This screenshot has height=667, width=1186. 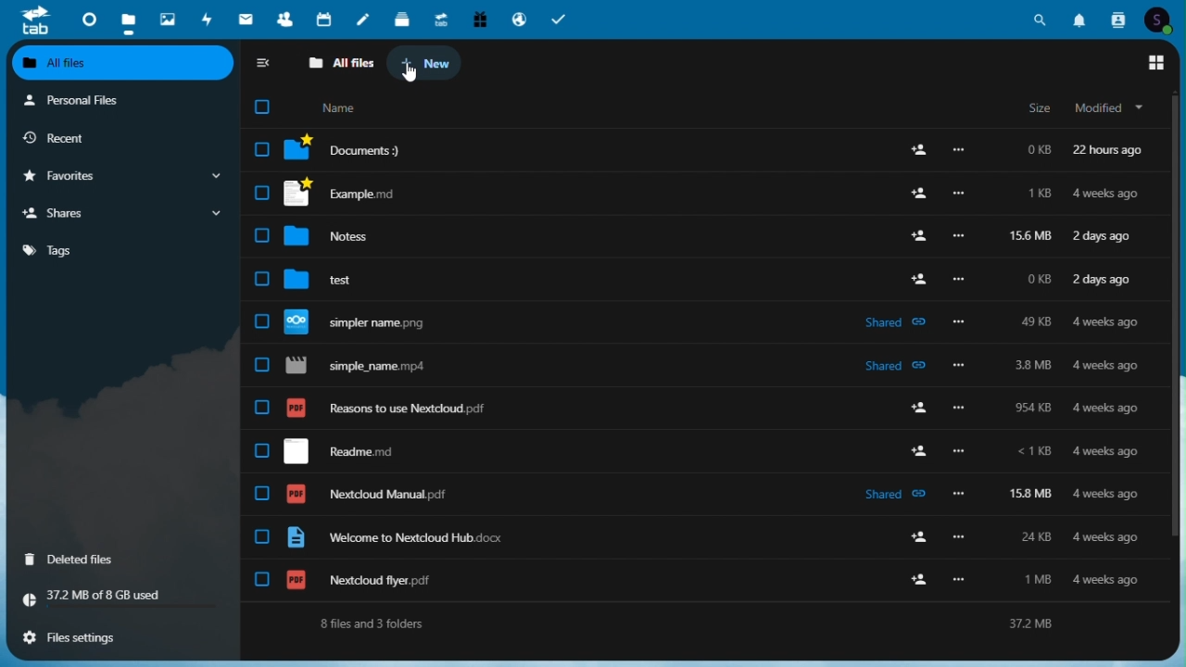 What do you see at coordinates (404, 537) in the screenshot?
I see `welcome to nextcloud hub.docx` at bounding box center [404, 537].